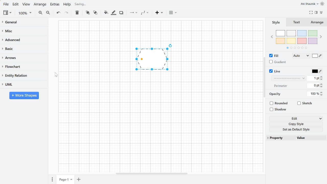 This screenshot has width=327, height=184. I want to click on File, so click(6, 4).